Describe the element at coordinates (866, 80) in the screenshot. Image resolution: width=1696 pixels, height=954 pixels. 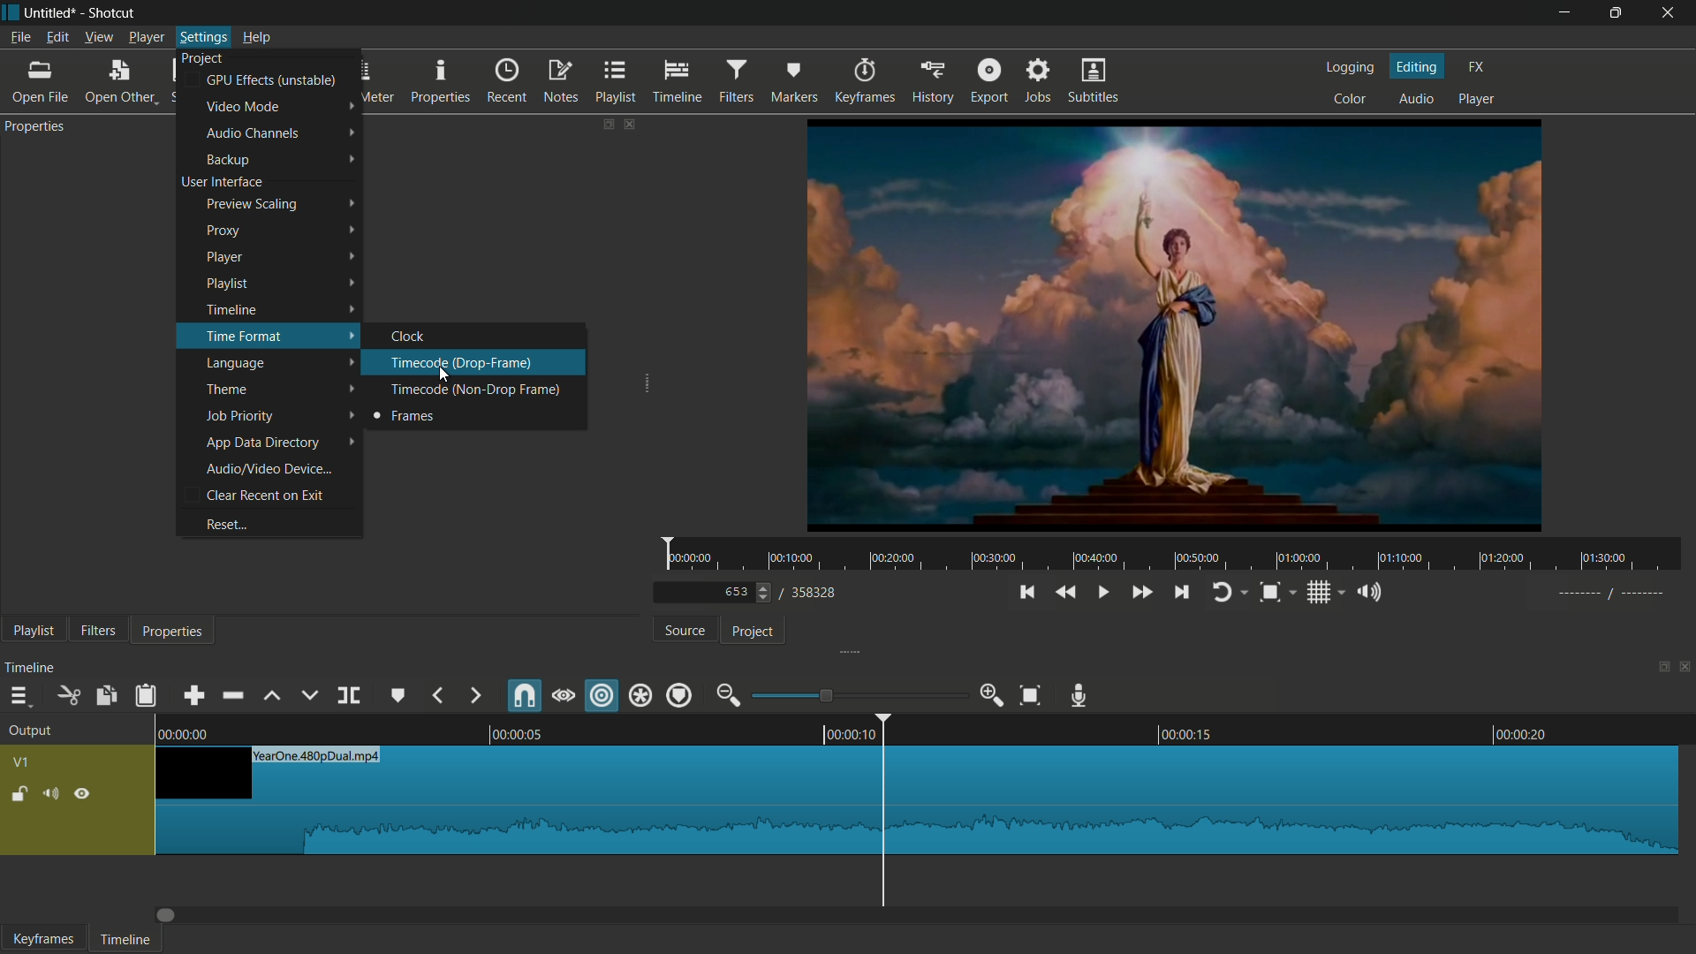
I see `keyframes` at that location.